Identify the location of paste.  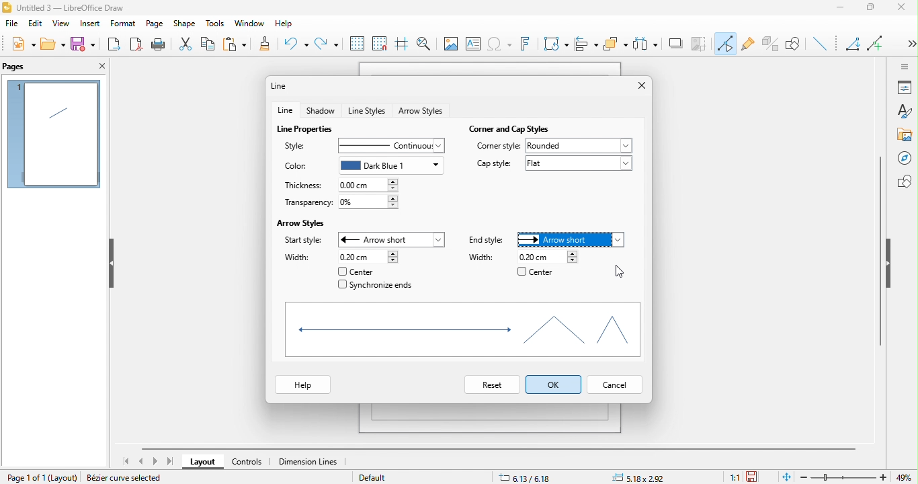
(239, 44).